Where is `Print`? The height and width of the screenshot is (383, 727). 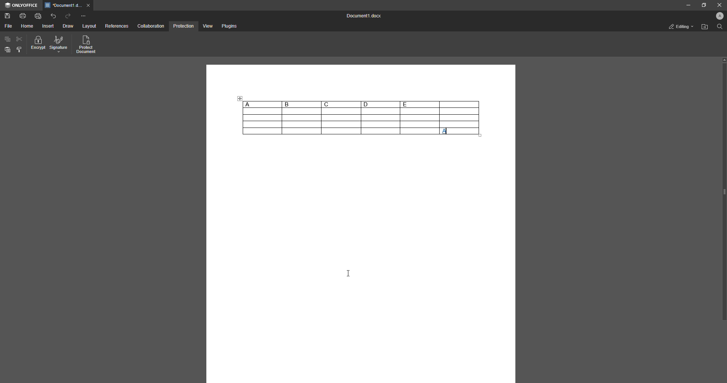 Print is located at coordinates (23, 15).